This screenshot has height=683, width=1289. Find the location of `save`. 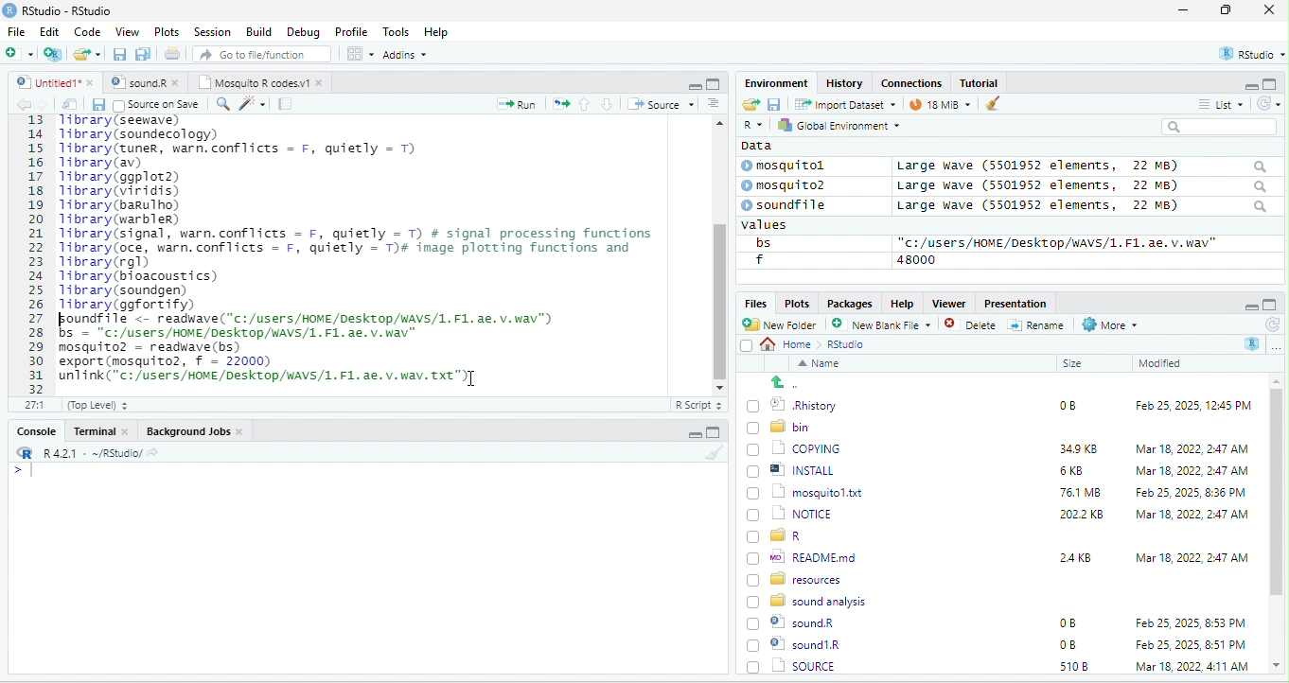

save is located at coordinates (97, 104).